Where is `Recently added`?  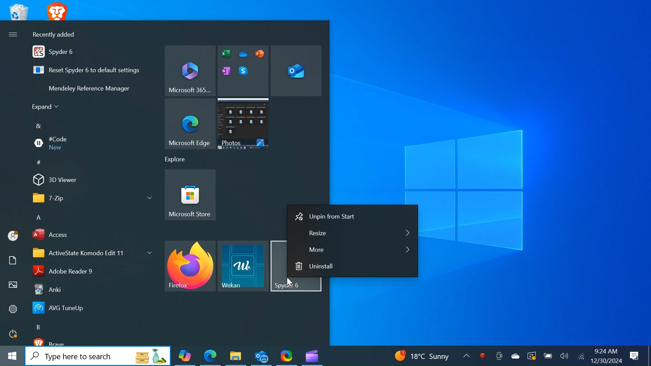
Recently added is located at coordinates (58, 35).